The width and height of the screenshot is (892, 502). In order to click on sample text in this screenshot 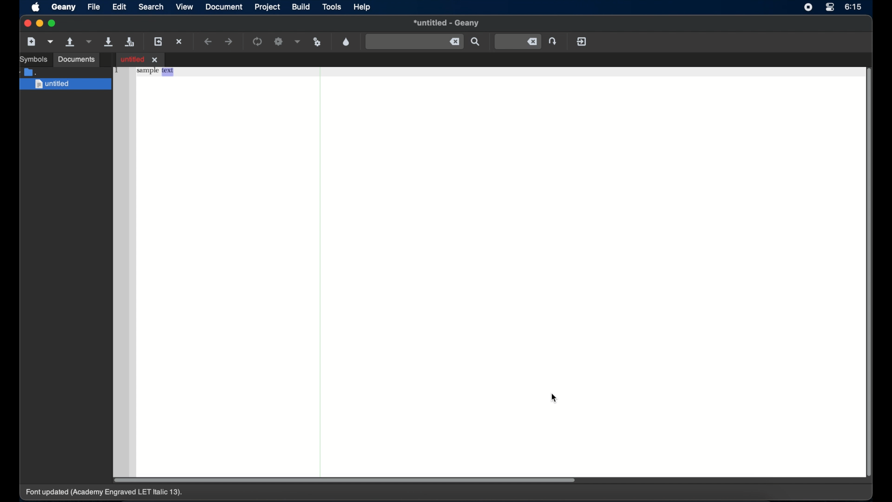, I will do `click(156, 72)`.